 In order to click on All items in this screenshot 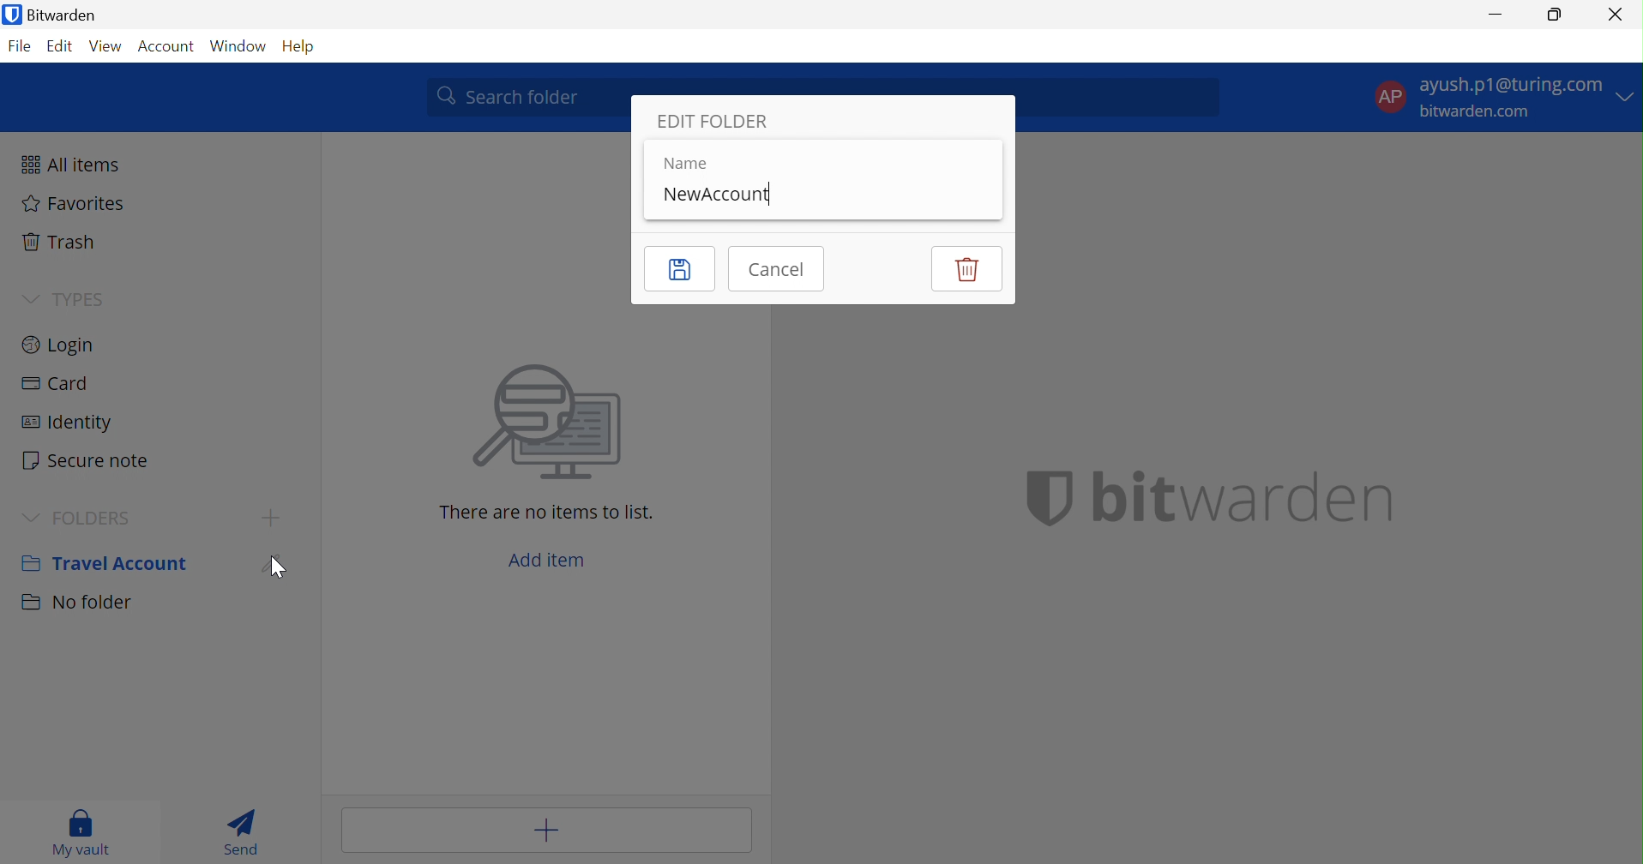, I will do `click(72, 165)`.